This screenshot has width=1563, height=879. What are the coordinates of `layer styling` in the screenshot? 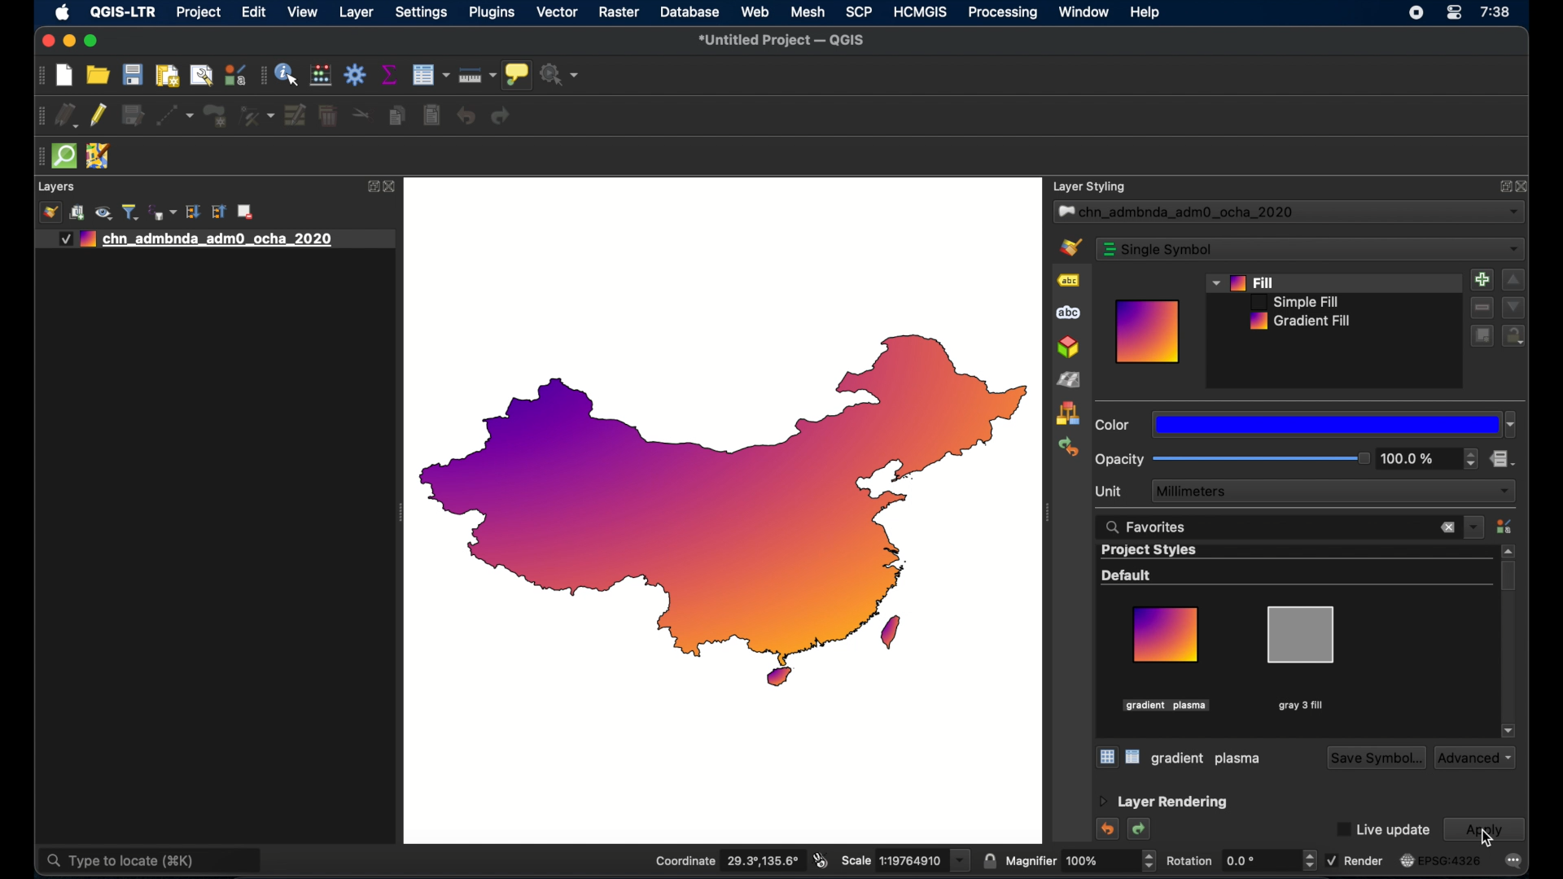 It's located at (1090, 187).